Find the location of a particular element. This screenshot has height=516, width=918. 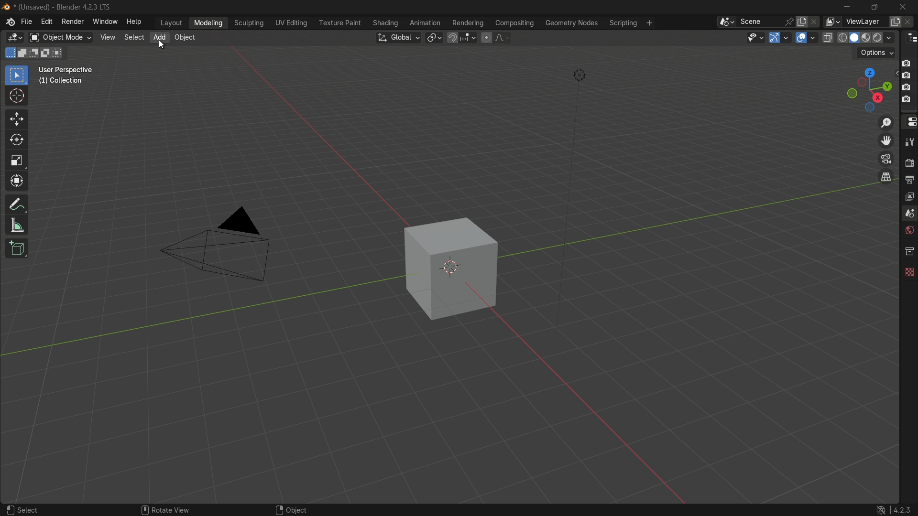

switch the current view is located at coordinates (885, 176).